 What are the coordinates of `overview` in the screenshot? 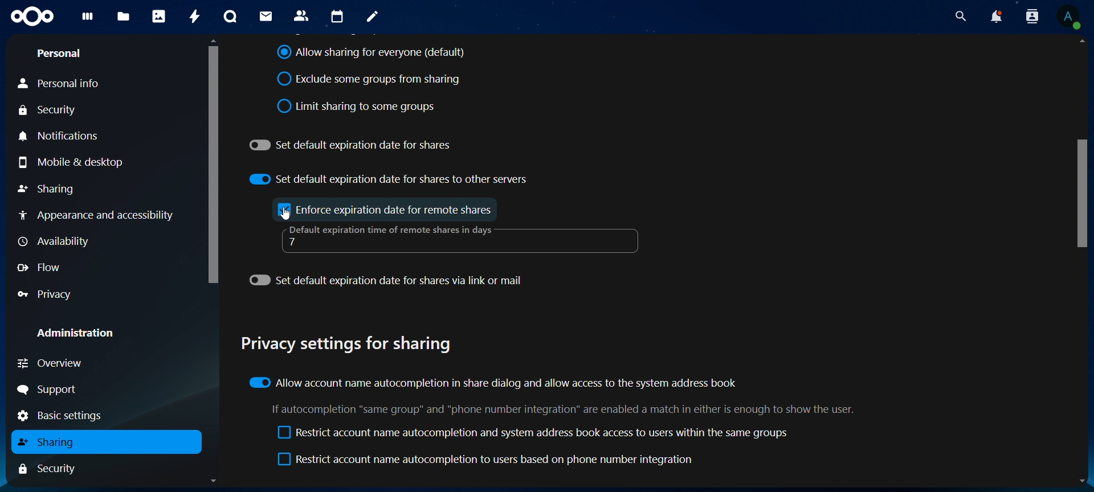 It's located at (51, 361).